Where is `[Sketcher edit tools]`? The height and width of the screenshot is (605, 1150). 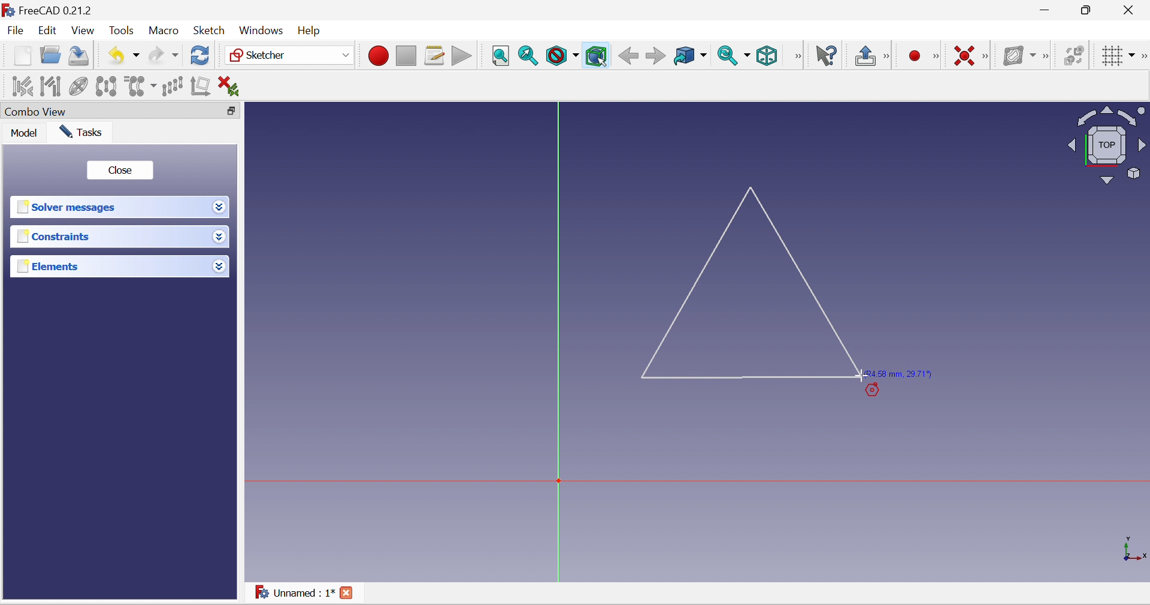 [Sketcher edit tools] is located at coordinates (1143, 57).